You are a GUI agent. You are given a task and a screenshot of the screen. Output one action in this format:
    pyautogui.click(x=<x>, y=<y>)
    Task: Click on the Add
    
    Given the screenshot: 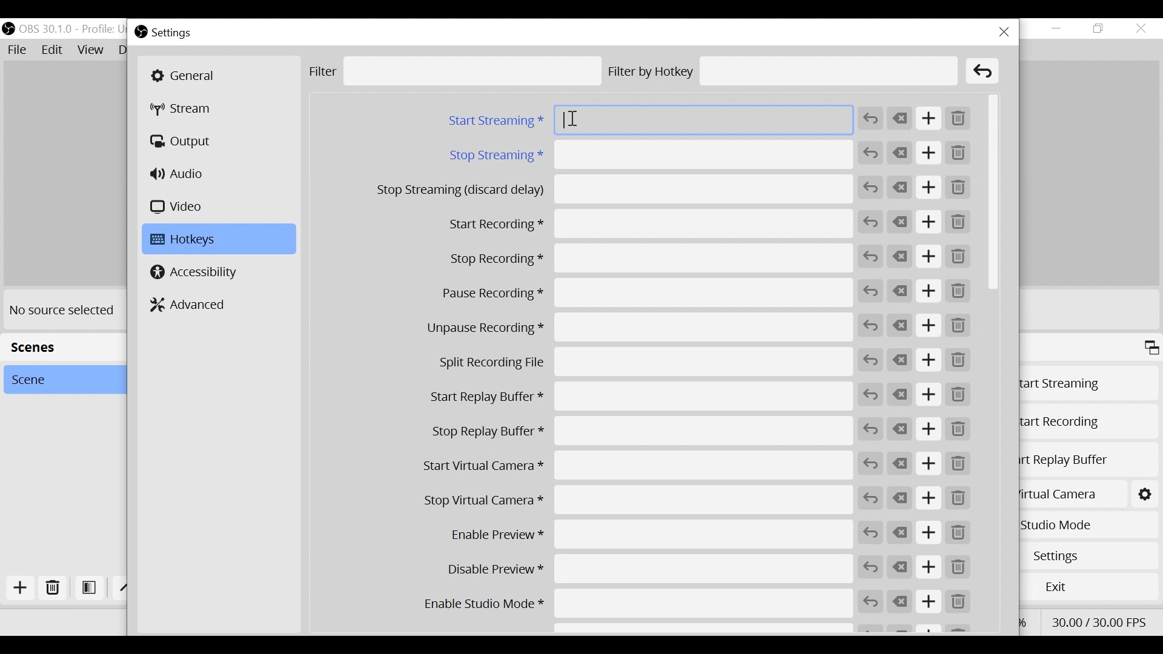 What is the action you would take?
    pyautogui.click(x=929, y=602)
    